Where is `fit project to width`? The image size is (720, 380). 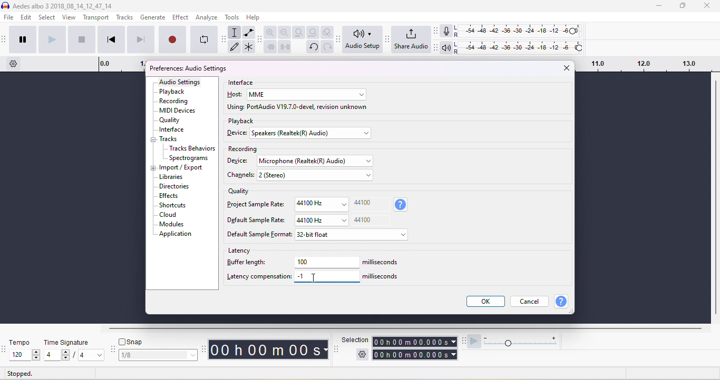 fit project to width is located at coordinates (314, 33).